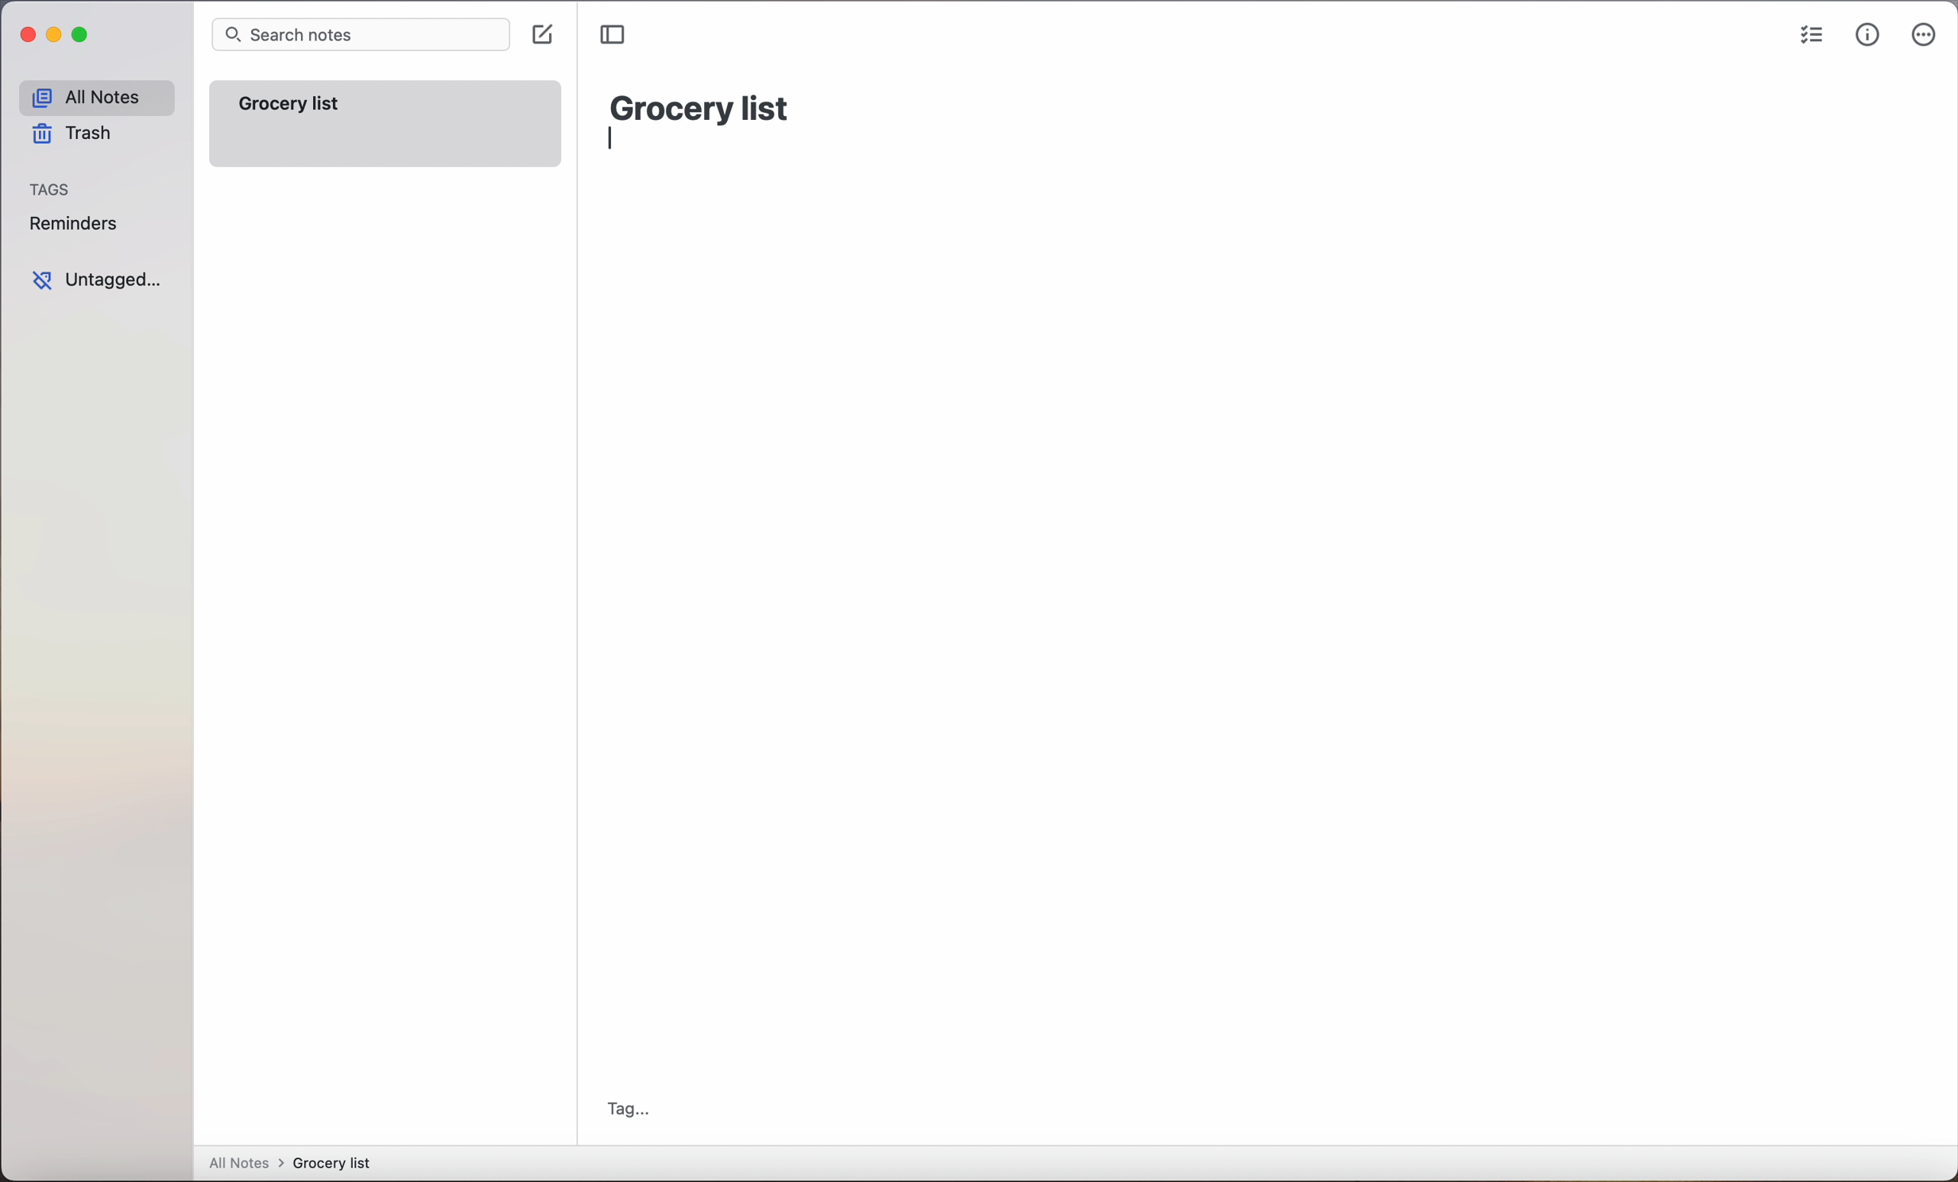  I want to click on grocery list note, so click(386, 122).